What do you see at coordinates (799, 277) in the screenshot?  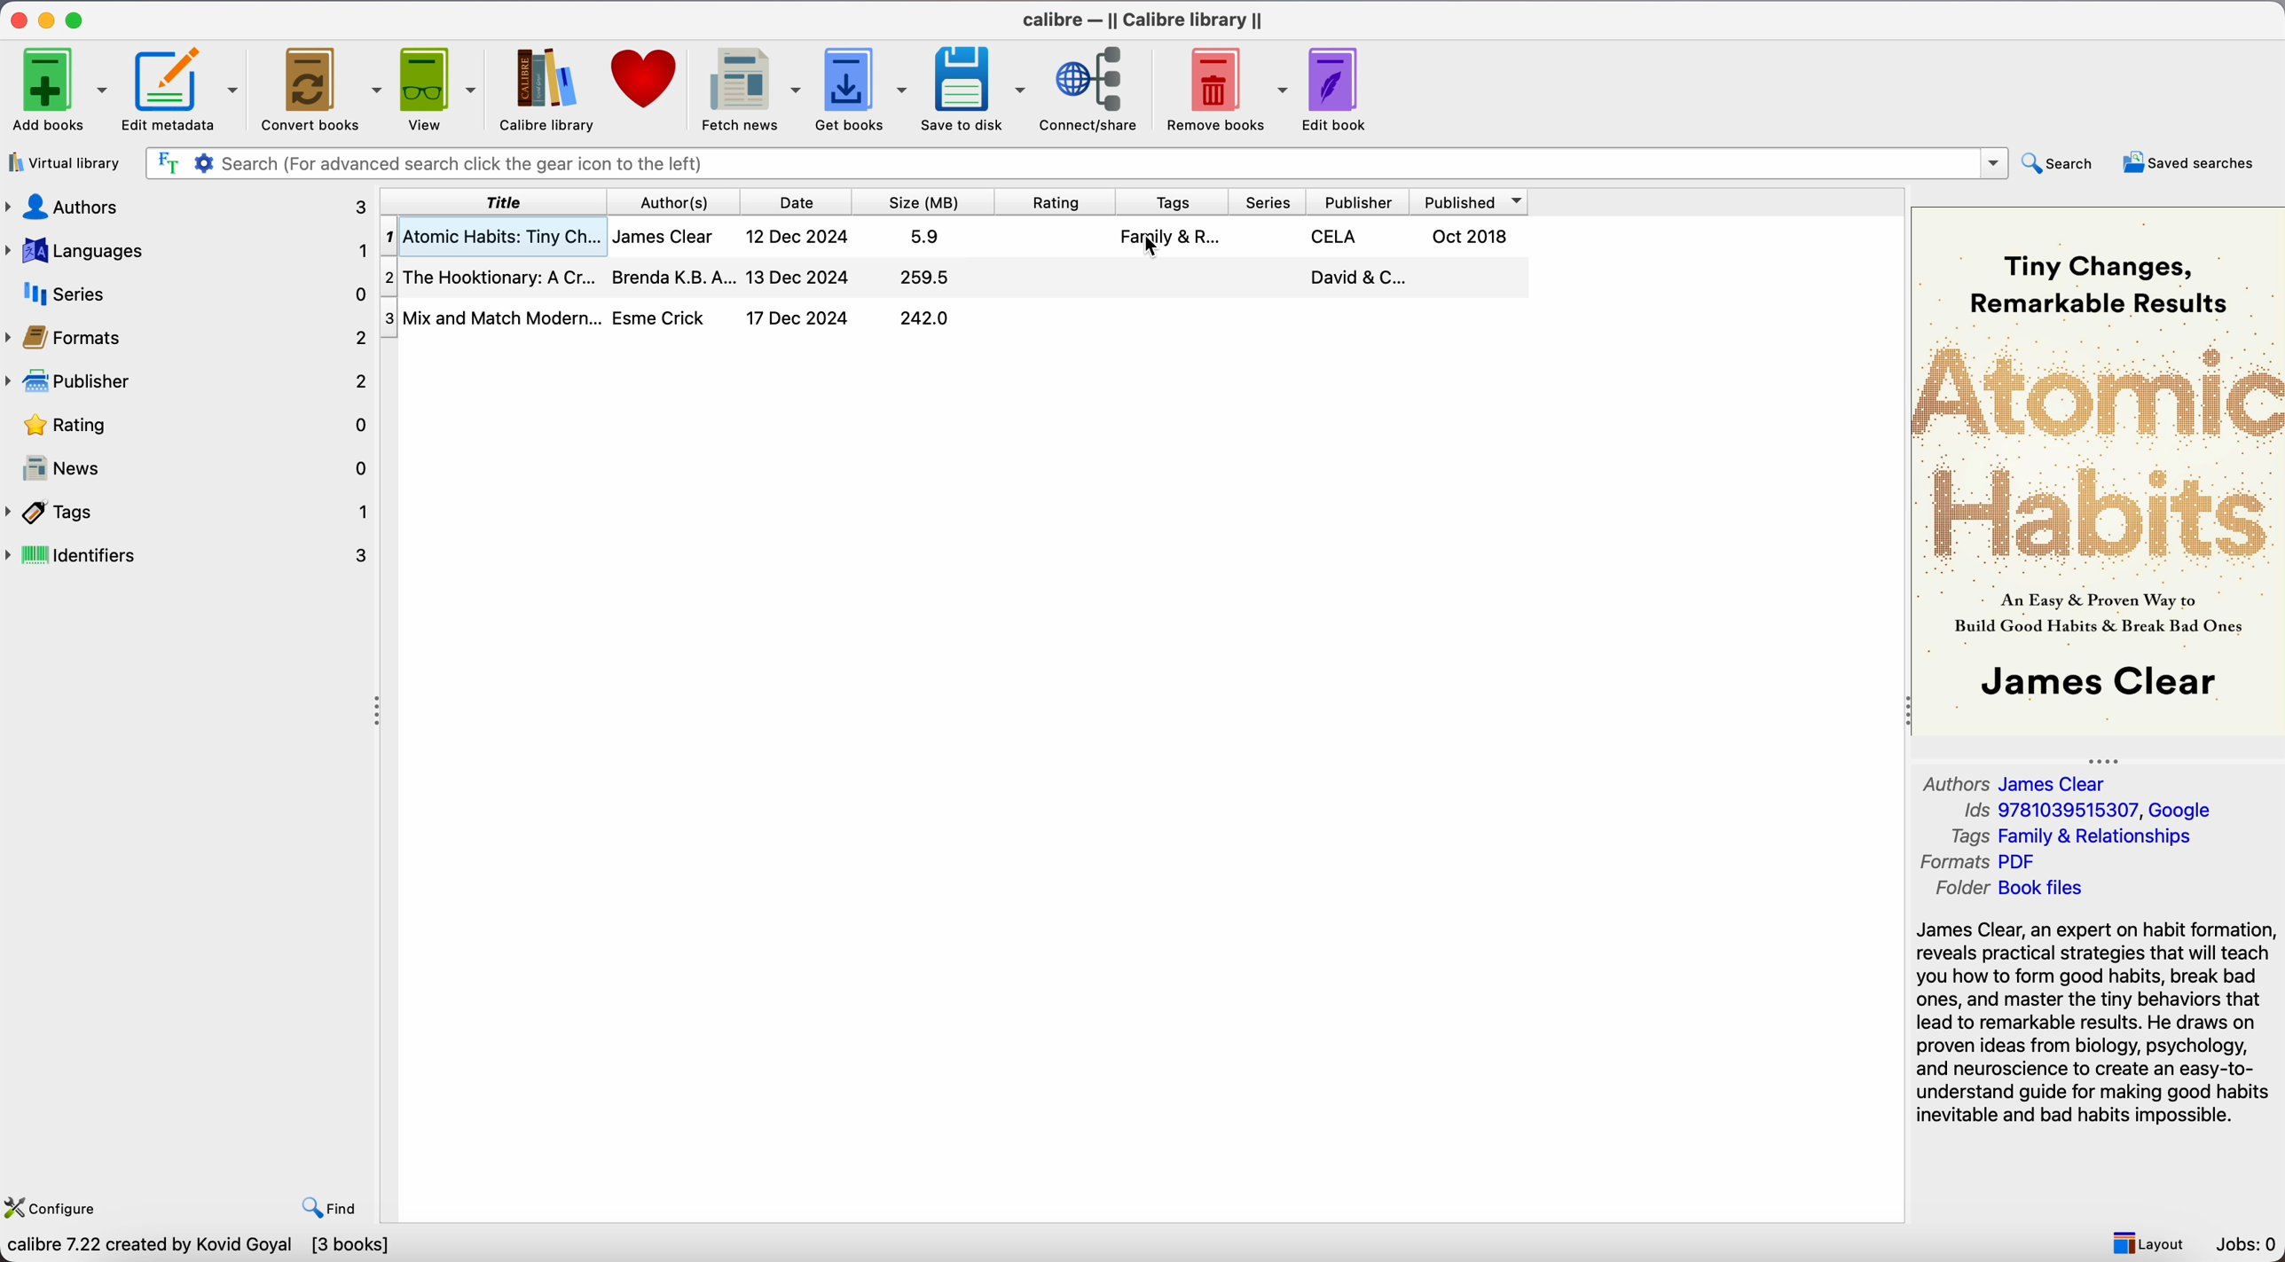 I see `13 Dec 2024` at bounding box center [799, 277].